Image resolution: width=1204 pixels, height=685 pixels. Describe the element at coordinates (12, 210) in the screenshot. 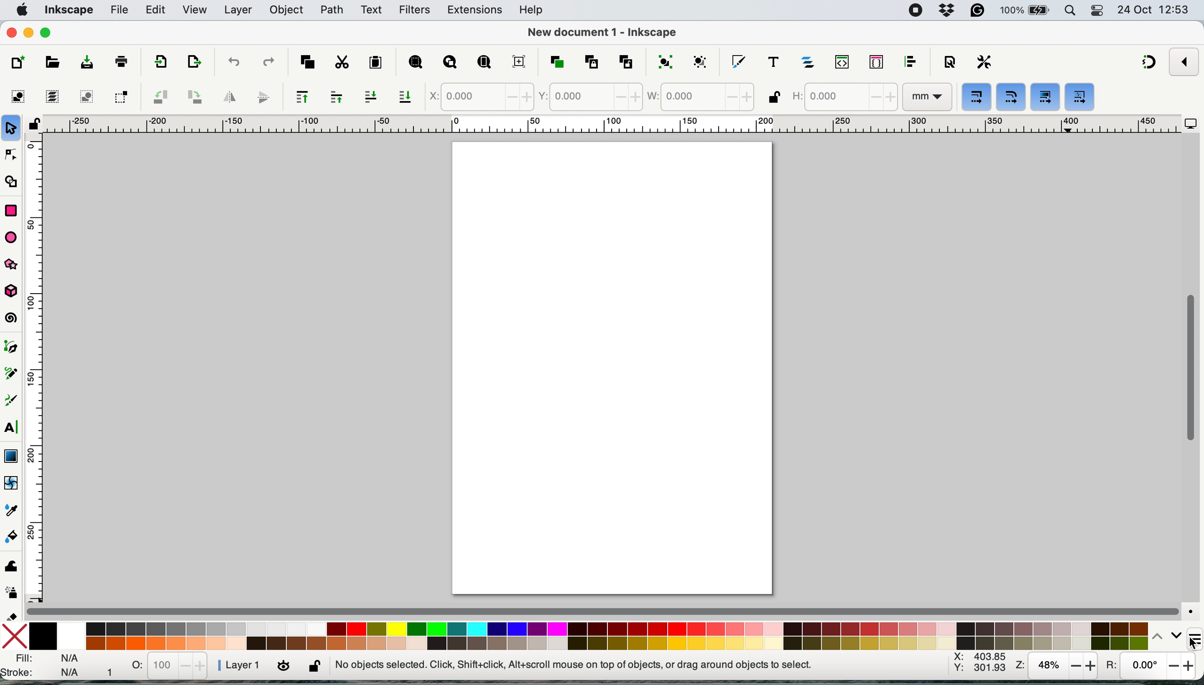

I see `rectangle tool` at that location.